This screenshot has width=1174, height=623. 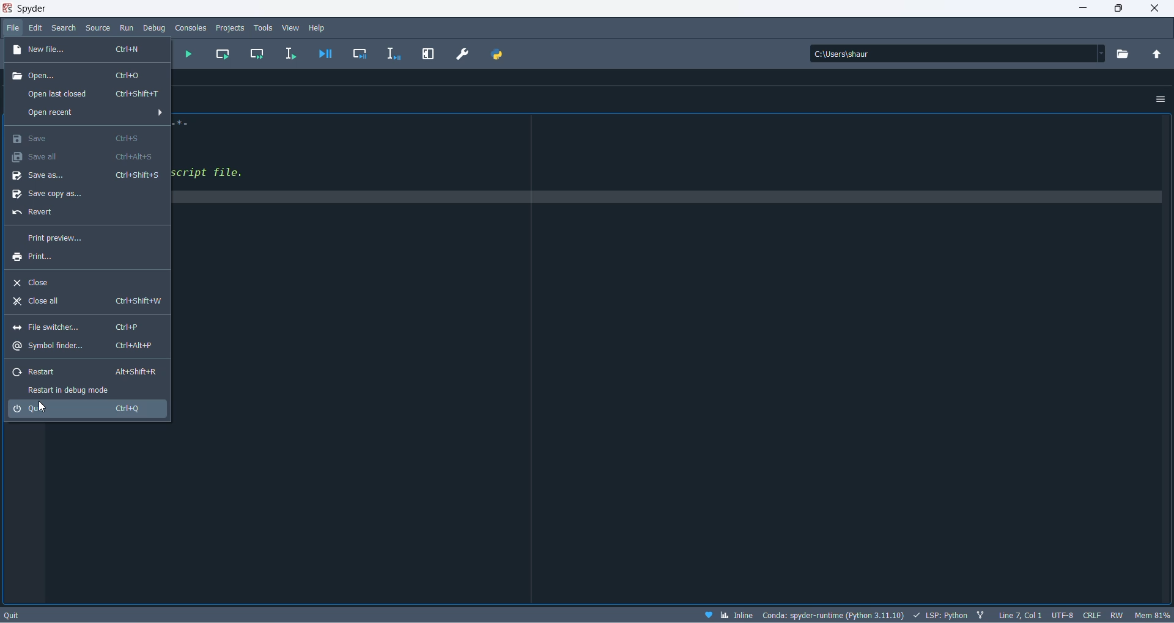 I want to click on PYTHONPATH MANAGER, so click(x=500, y=56).